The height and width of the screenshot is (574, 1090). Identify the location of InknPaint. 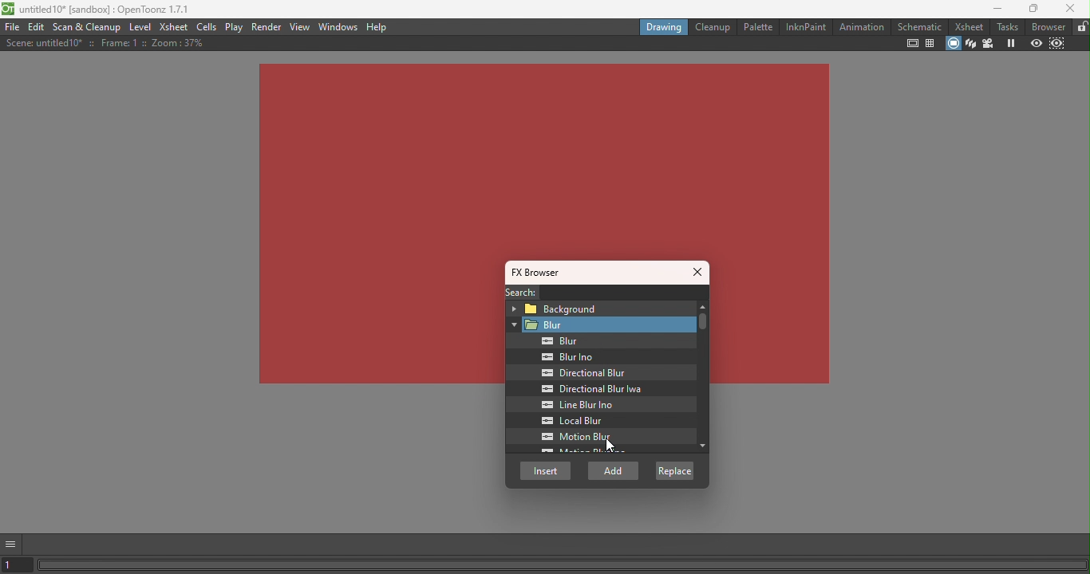
(806, 26).